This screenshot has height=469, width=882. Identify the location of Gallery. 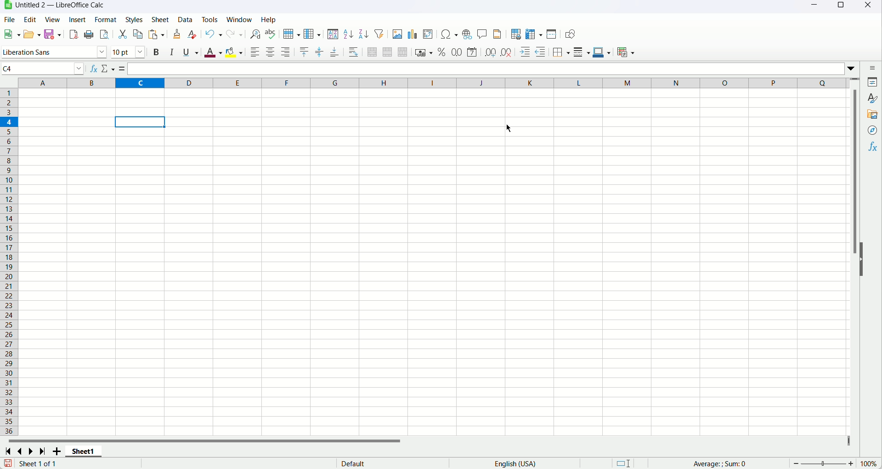
(873, 114).